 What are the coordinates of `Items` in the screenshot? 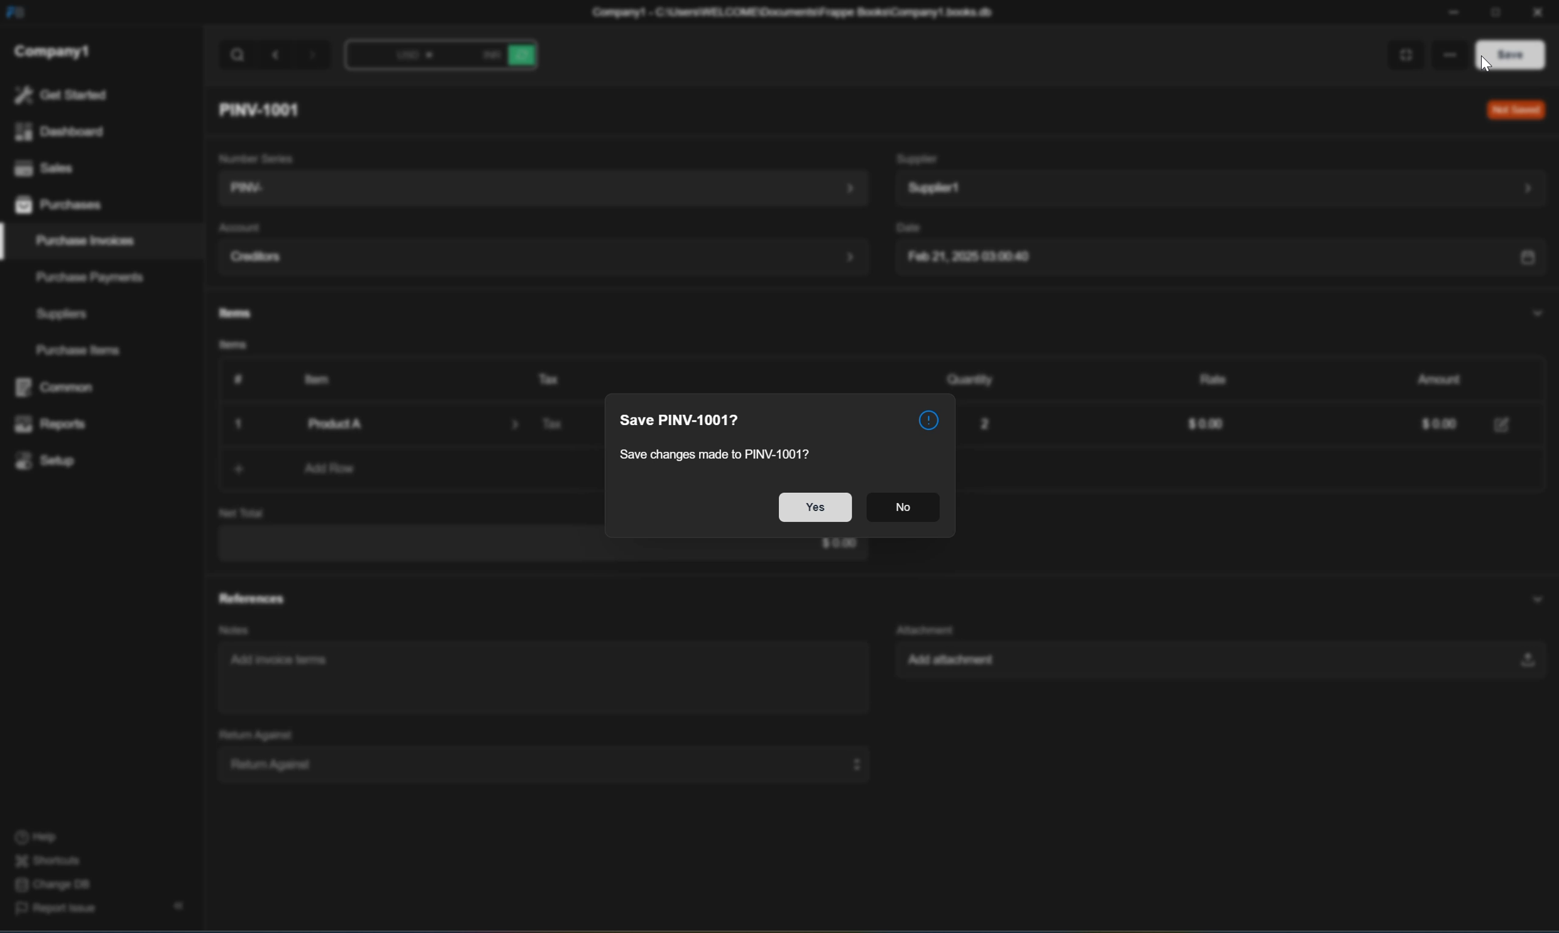 It's located at (228, 347).